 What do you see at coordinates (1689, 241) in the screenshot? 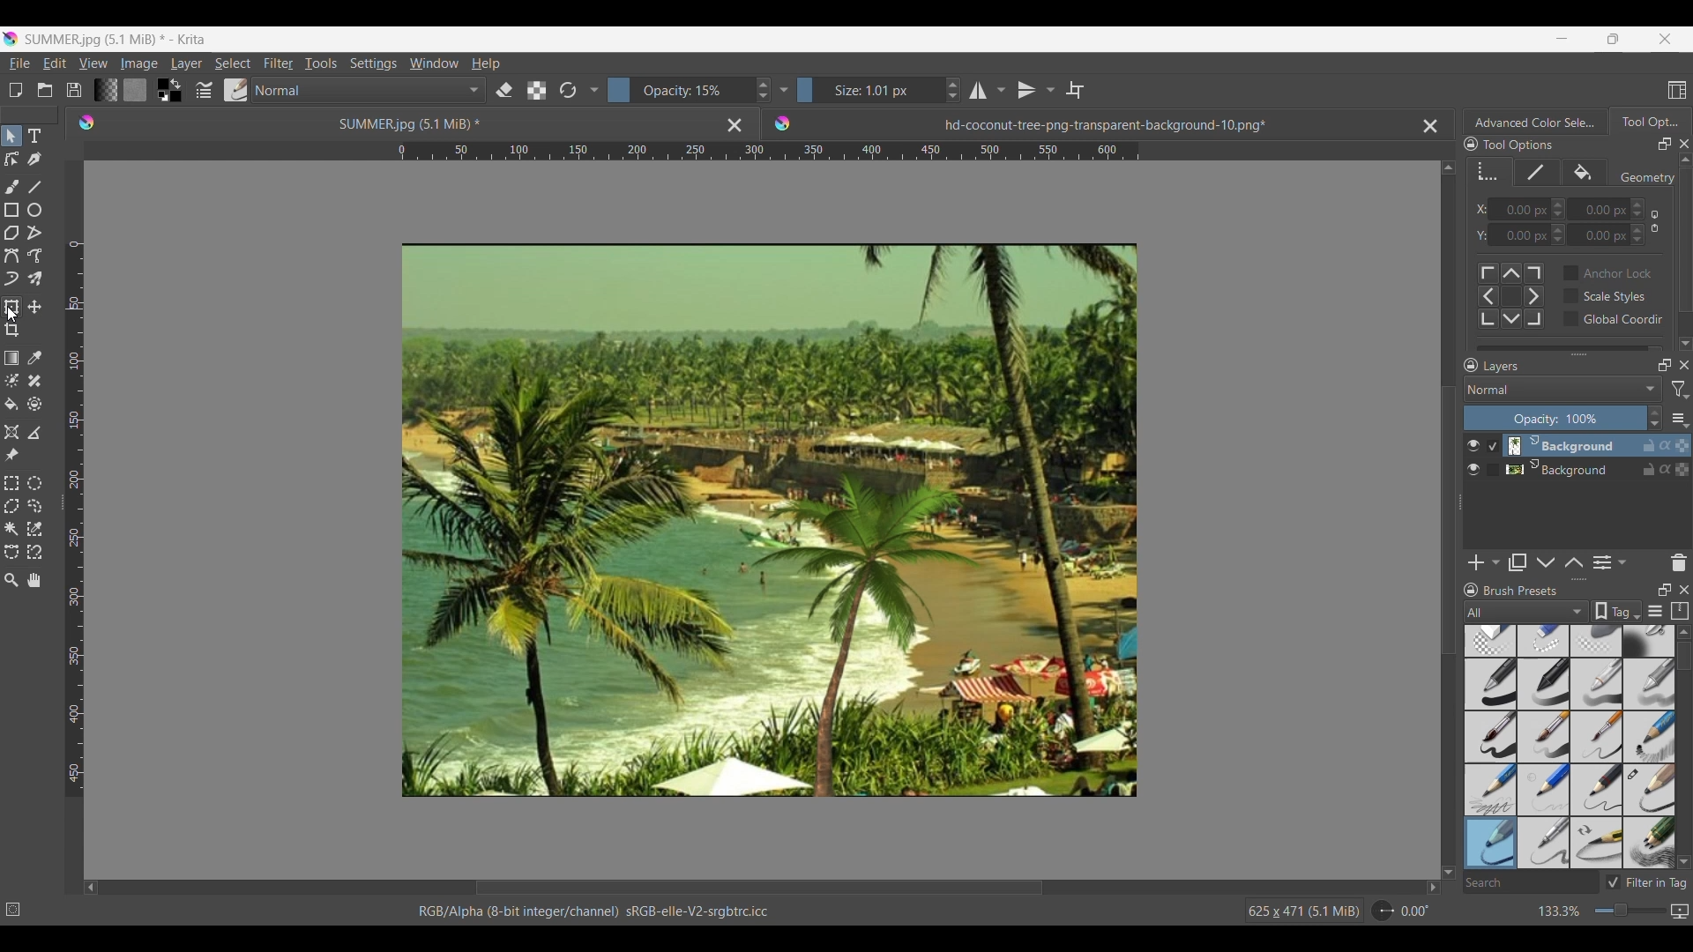
I see `Vertical slide bar of Tool Options panel` at bounding box center [1689, 241].